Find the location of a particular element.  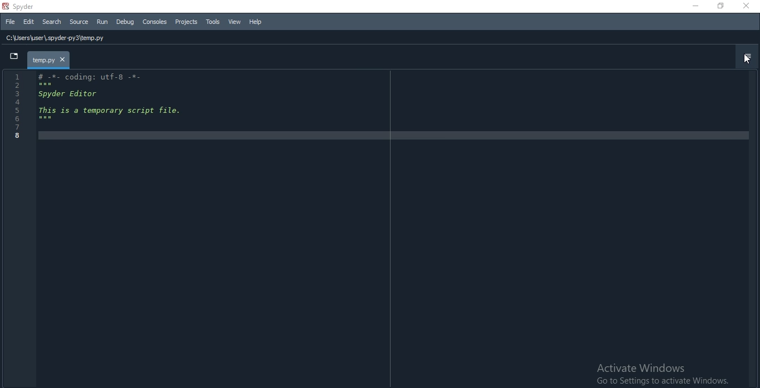

Close is located at coordinates (748, 6).